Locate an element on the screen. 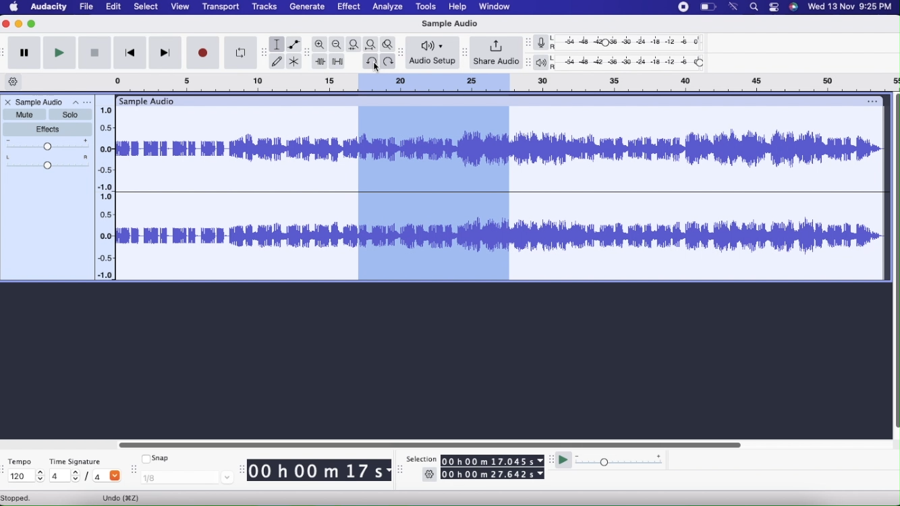 The width and height of the screenshot is (900, 506). 1/8 is located at coordinates (187, 479).